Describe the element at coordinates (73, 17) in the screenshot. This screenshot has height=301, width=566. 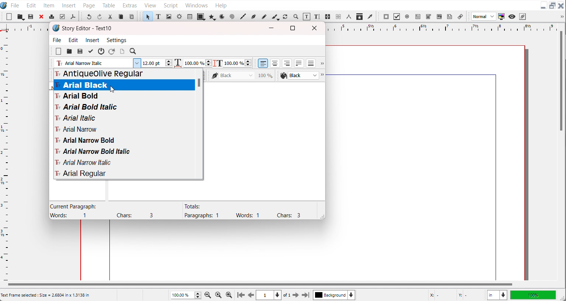
I see `Save as PDF` at that location.